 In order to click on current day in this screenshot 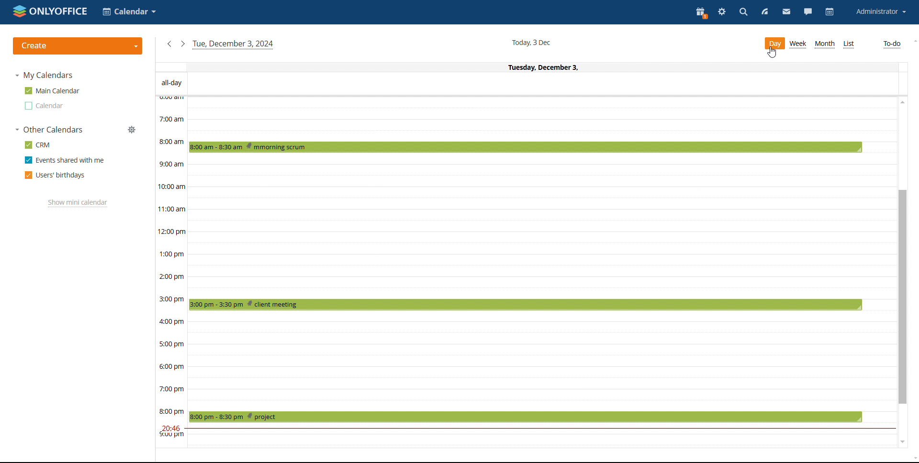, I will do `click(527, 67)`.